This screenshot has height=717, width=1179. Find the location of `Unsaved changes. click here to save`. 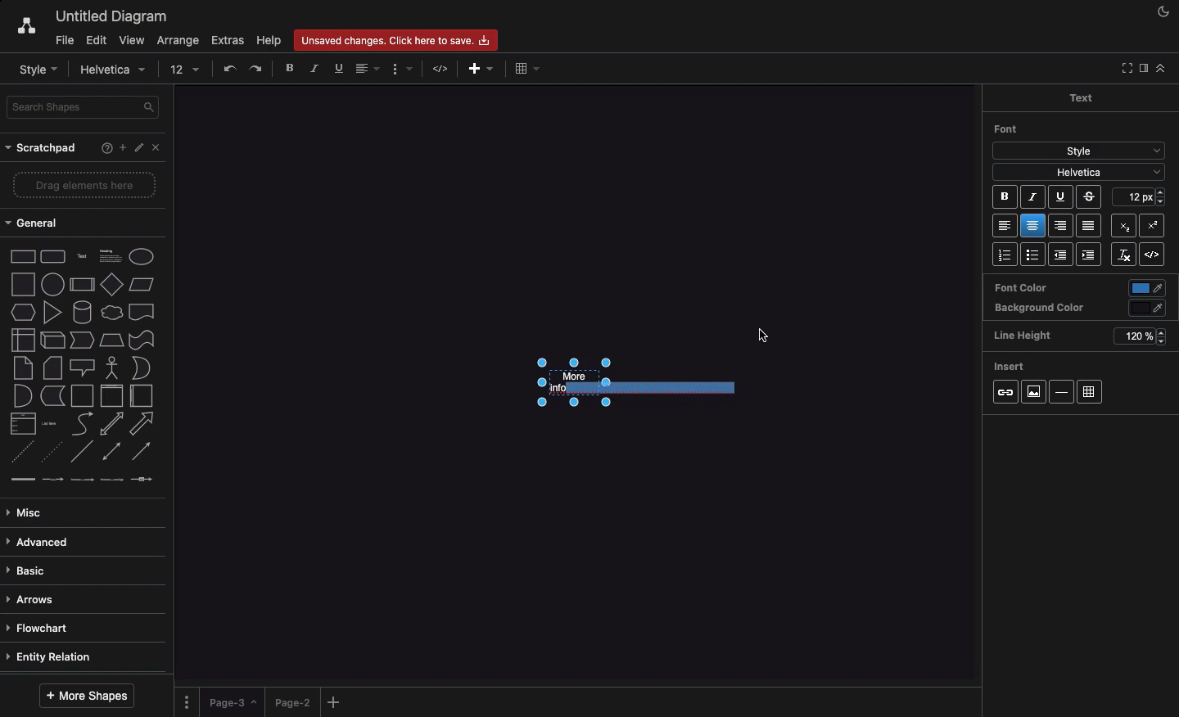

Unsaved changes. click here to save is located at coordinates (394, 39).